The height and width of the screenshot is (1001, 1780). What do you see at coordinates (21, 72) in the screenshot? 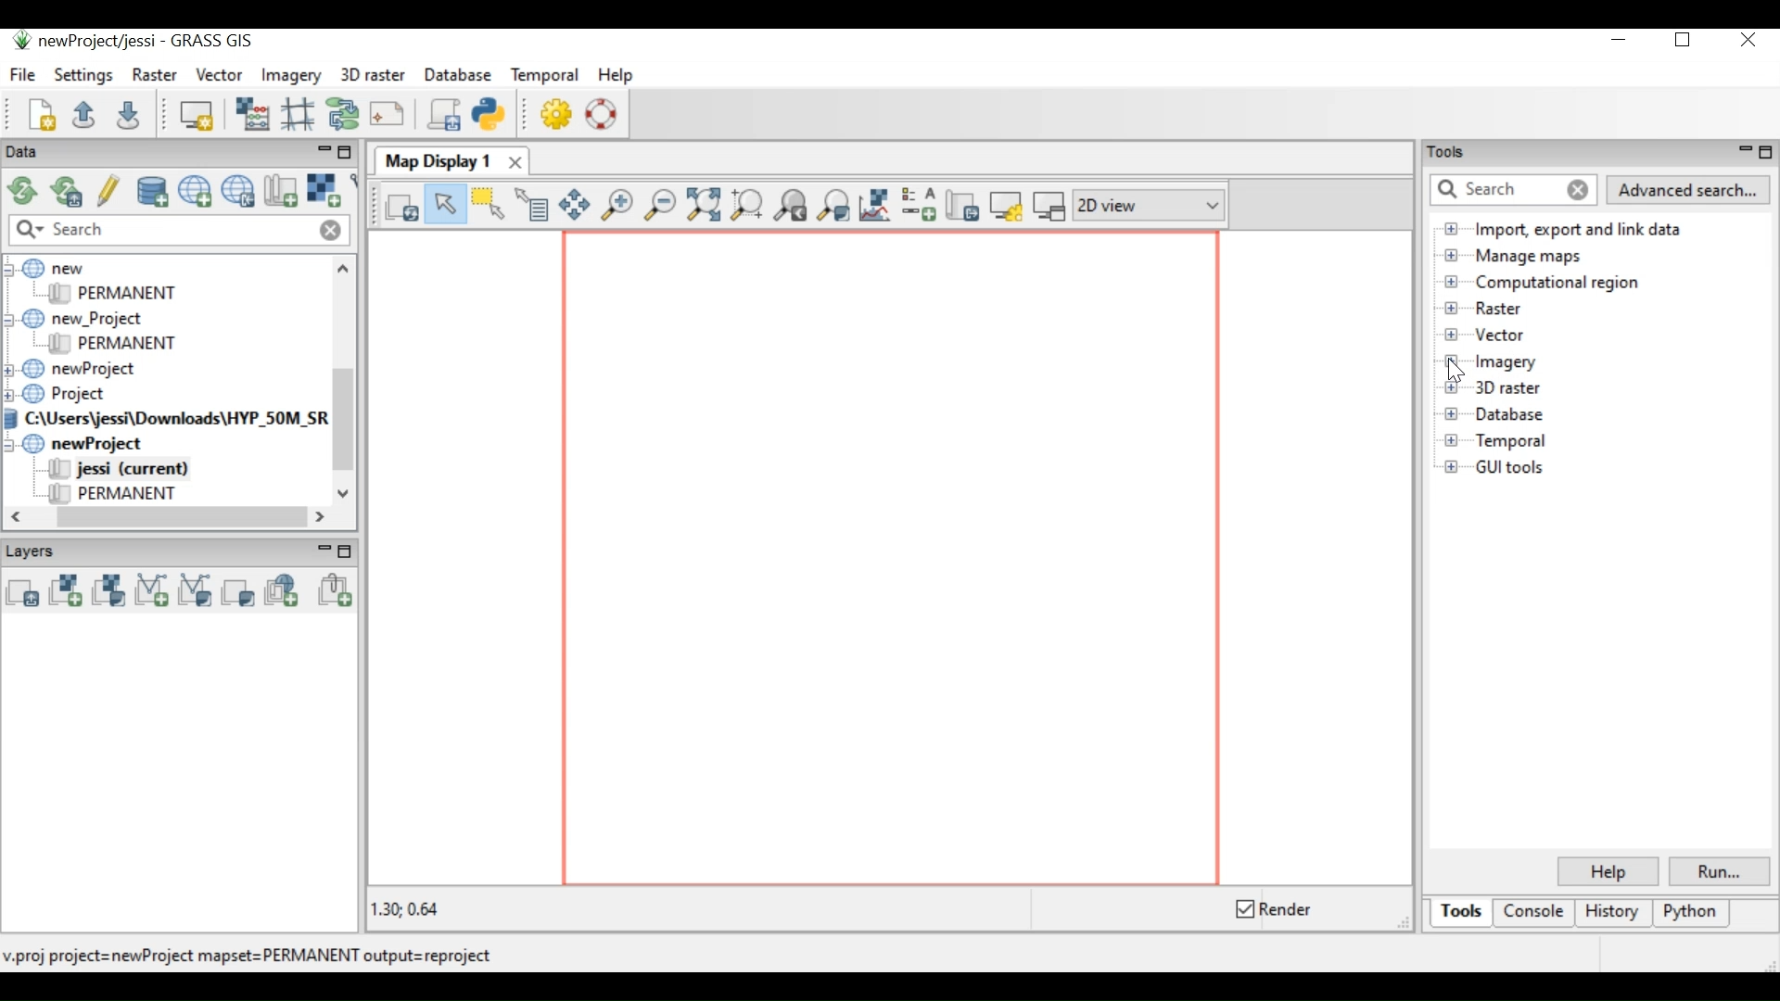
I see `File` at bounding box center [21, 72].